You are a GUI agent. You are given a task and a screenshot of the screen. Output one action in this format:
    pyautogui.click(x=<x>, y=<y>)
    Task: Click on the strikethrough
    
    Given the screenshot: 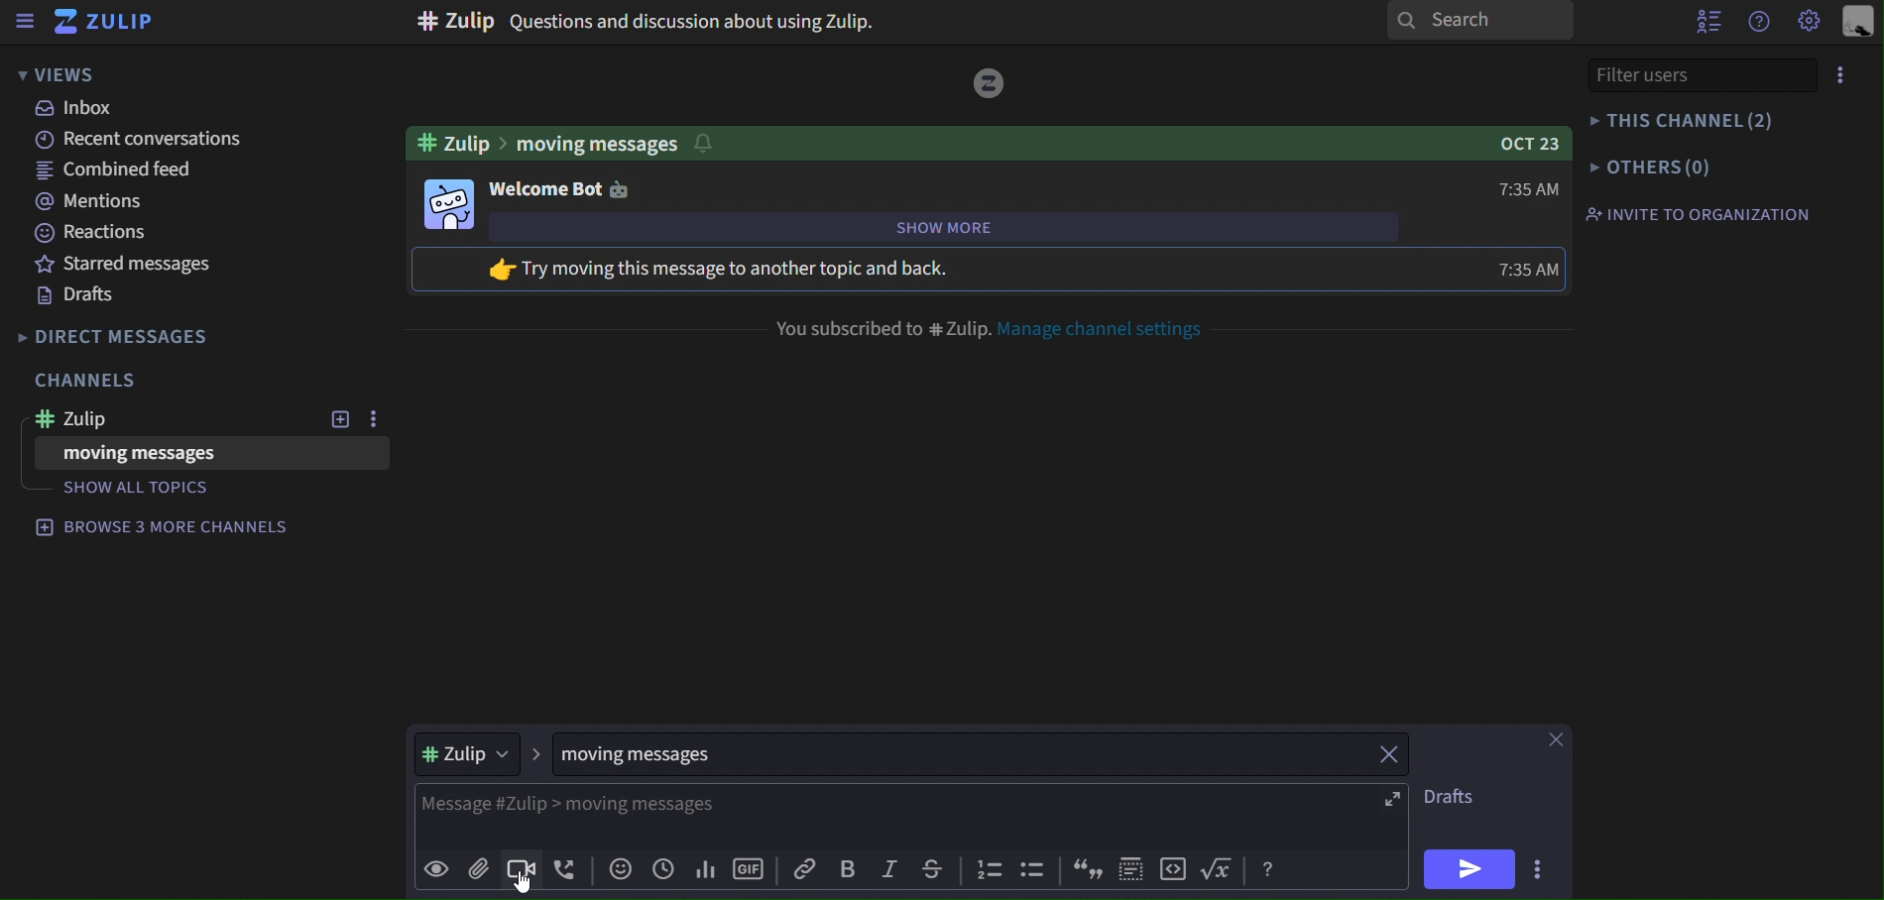 What is the action you would take?
    pyautogui.click(x=932, y=872)
    